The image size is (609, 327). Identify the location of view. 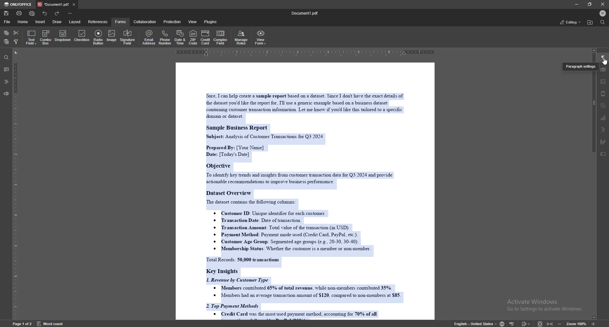
(193, 22).